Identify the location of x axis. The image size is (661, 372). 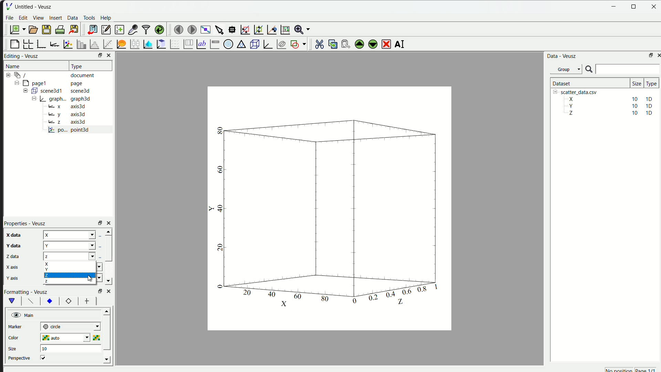
(13, 267).